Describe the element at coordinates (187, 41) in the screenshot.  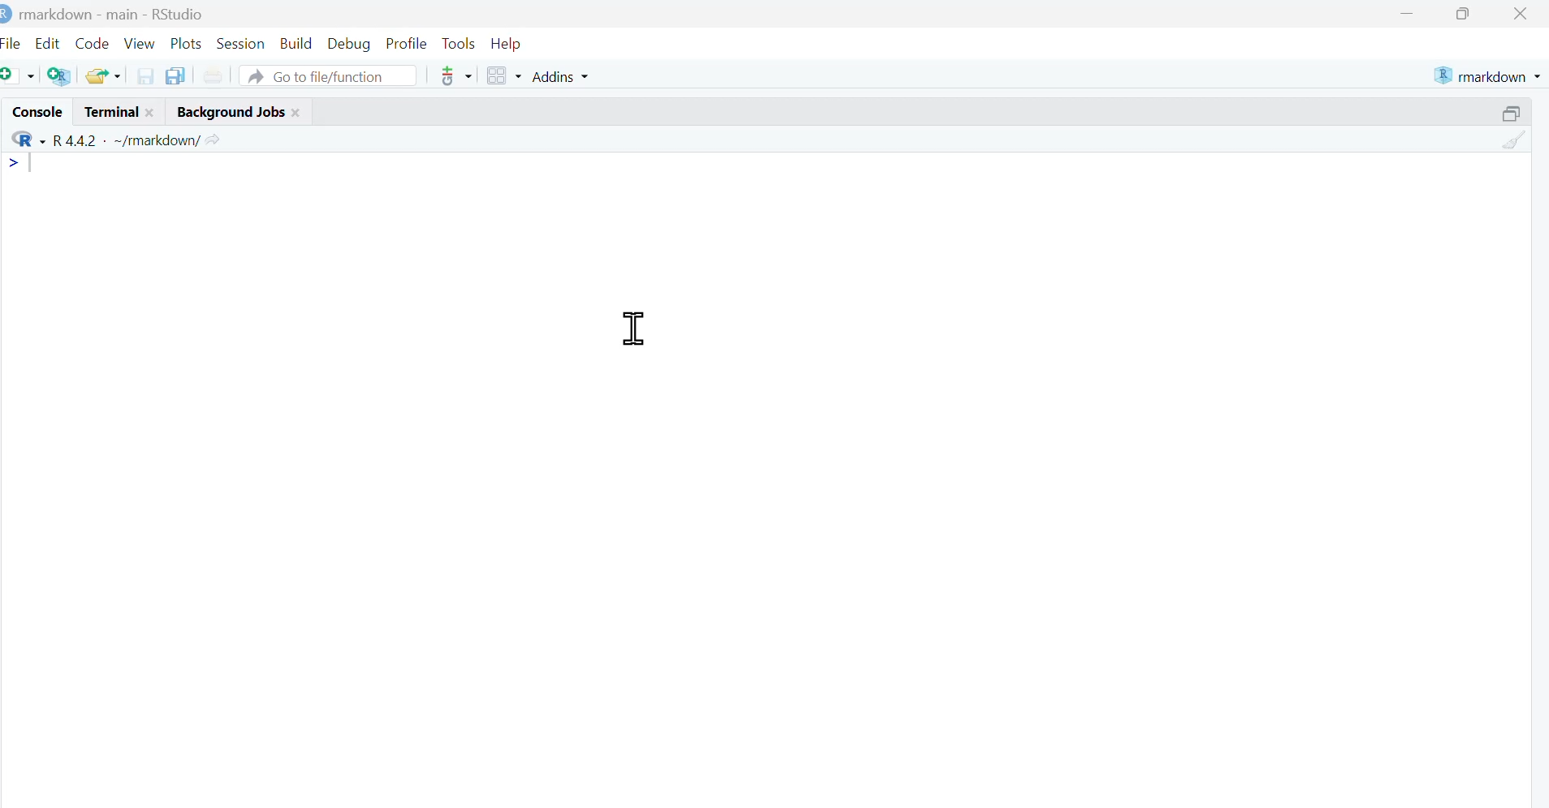
I see `Plots` at that location.